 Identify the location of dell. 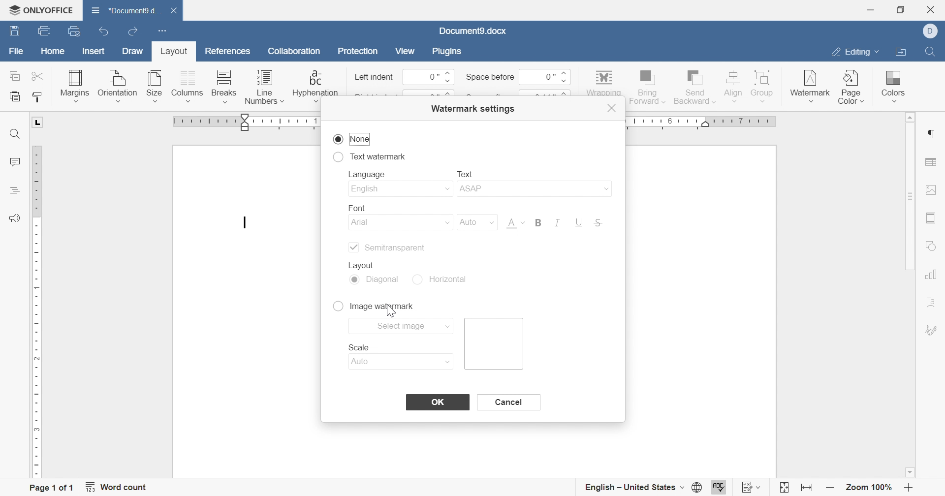
(934, 31).